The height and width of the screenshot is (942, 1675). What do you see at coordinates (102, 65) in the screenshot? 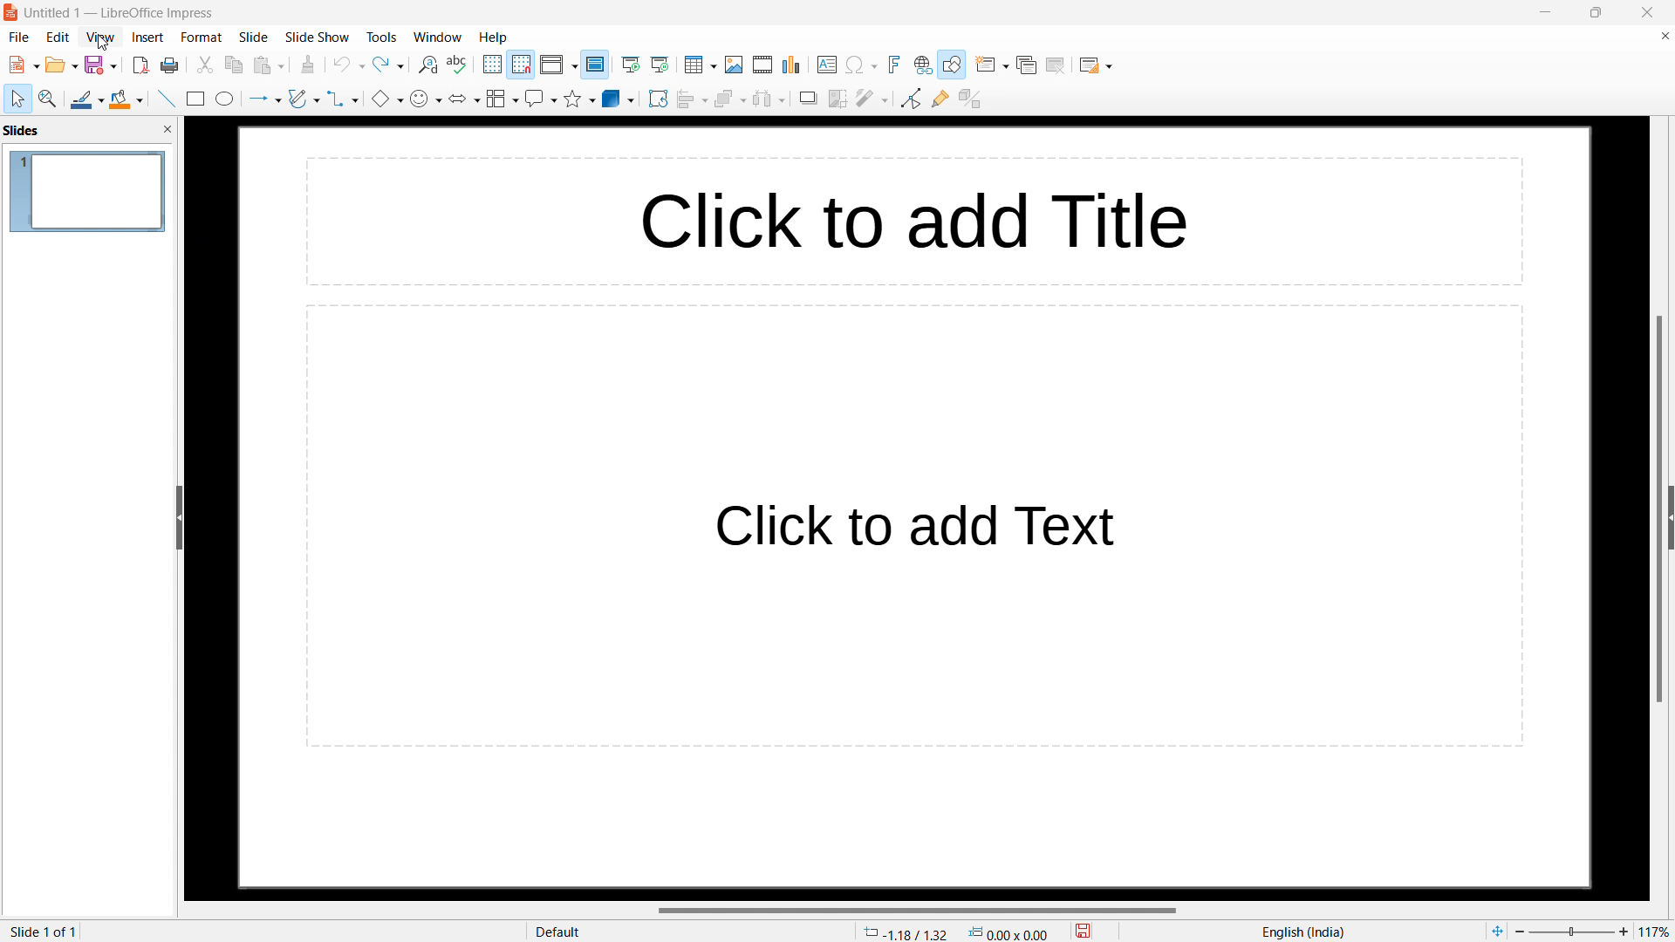
I see `save` at bounding box center [102, 65].